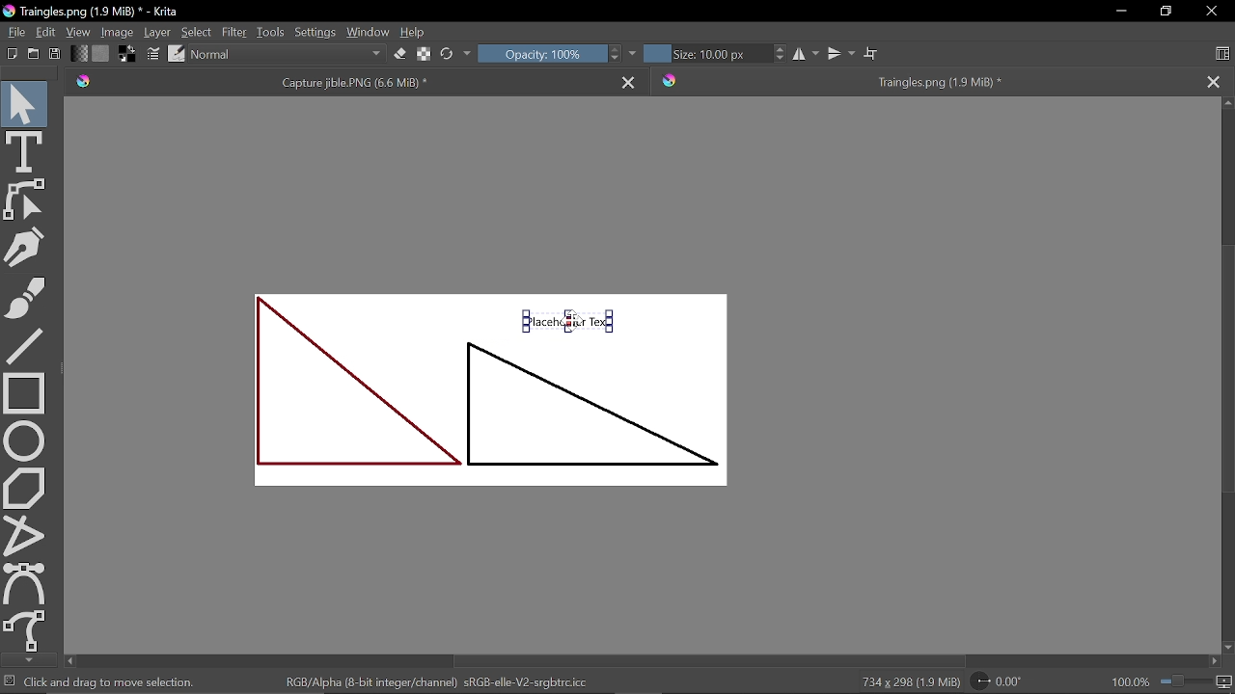 This screenshot has height=694, width=1235. Describe the element at coordinates (909, 681) in the screenshot. I see `734 x 298 (1.9 MiB)` at that location.